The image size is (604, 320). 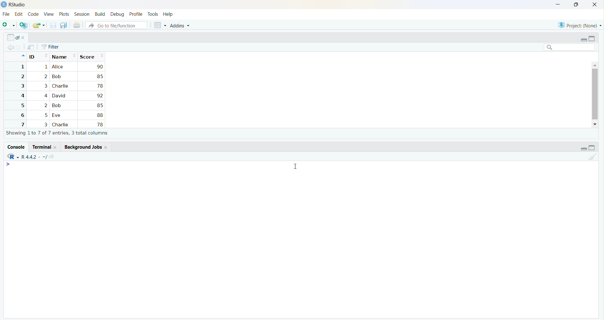 I want to click on Addins, so click(x=180, y=26).